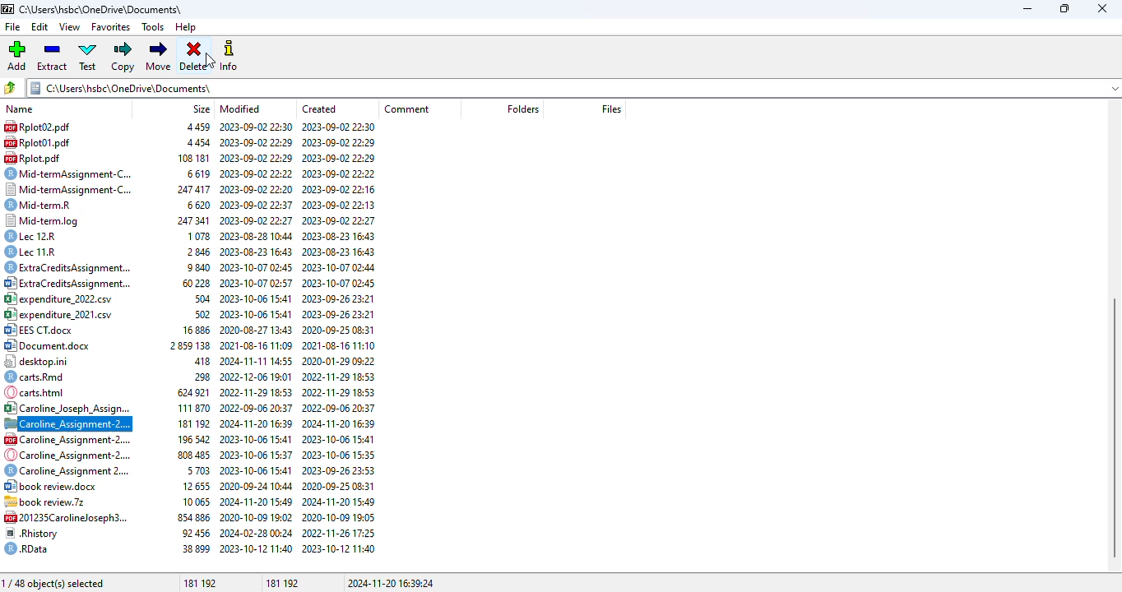  Describe the element at coordinates (341, 171) in the screenshot. I see `2023-00-02 22:27` at that location.